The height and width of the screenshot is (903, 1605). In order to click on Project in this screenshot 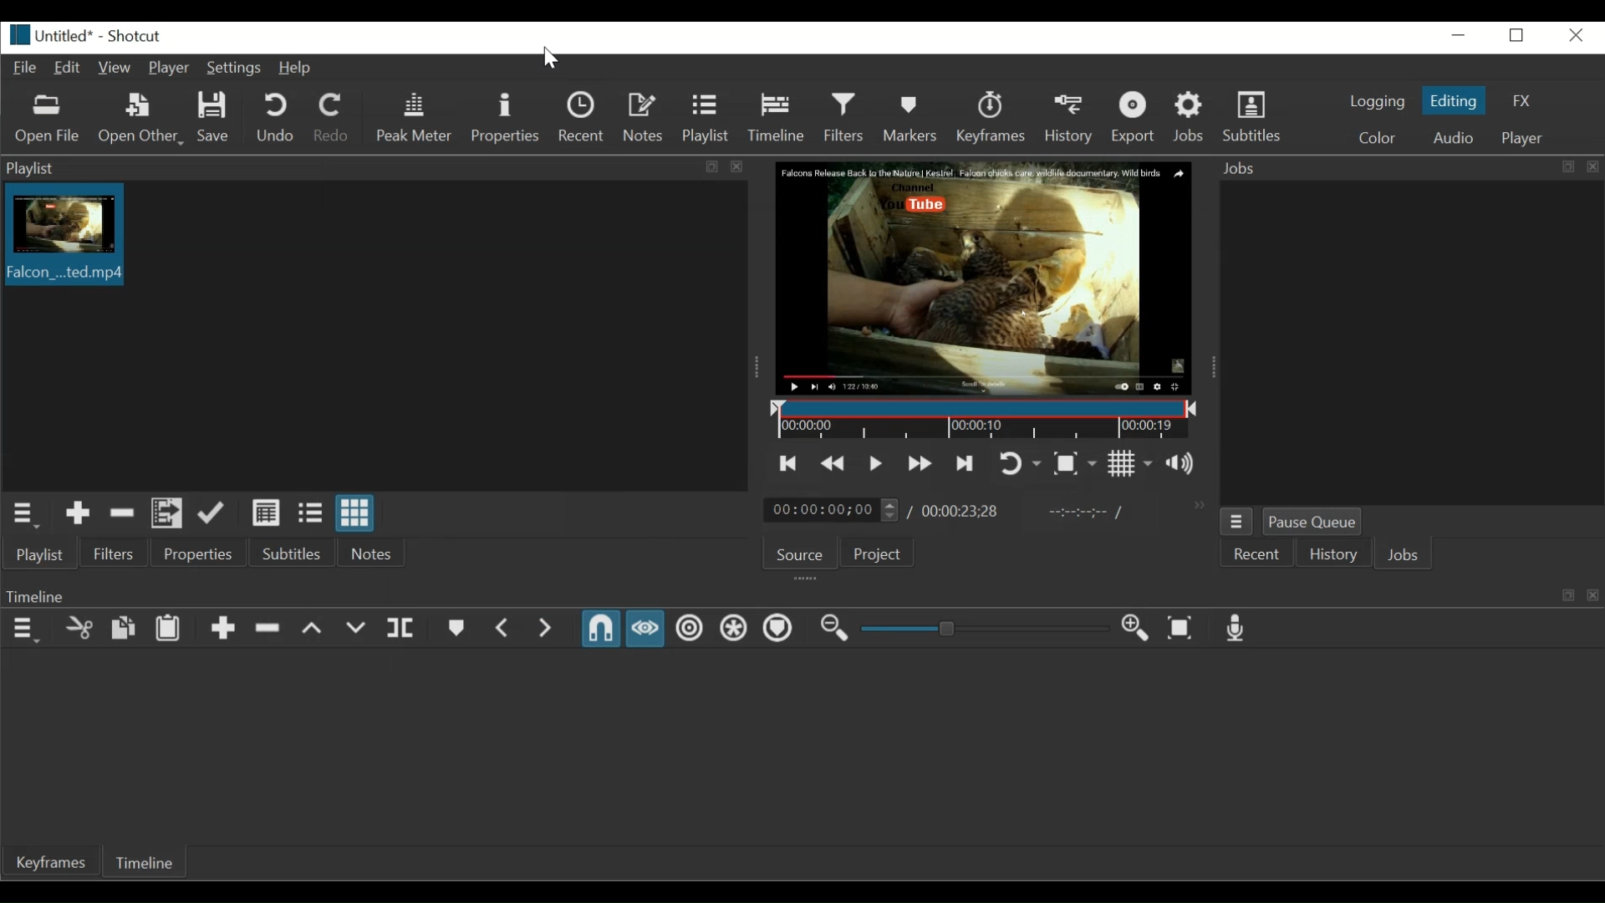, I will do `click(875, 552)`.